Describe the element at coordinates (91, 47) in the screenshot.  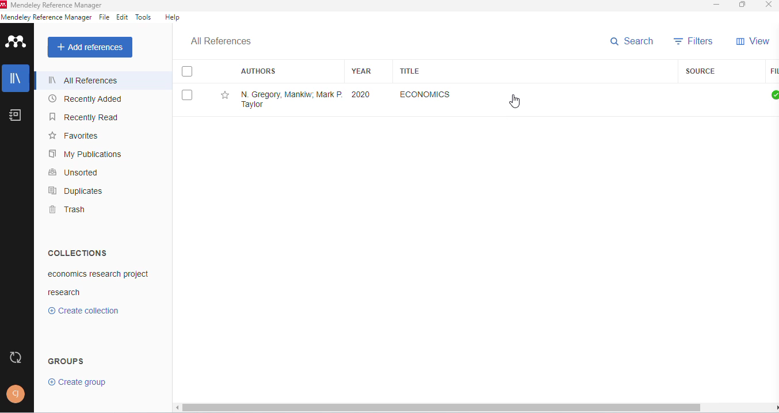
I see `add references` at that location.